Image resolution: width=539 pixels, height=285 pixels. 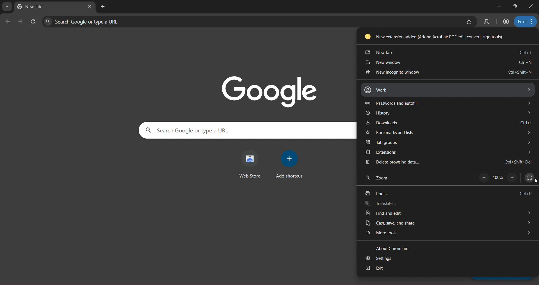 What do you see at coordinates (442, 269) in the screenshot?
I see `exit` at bounding box center [442, 269].